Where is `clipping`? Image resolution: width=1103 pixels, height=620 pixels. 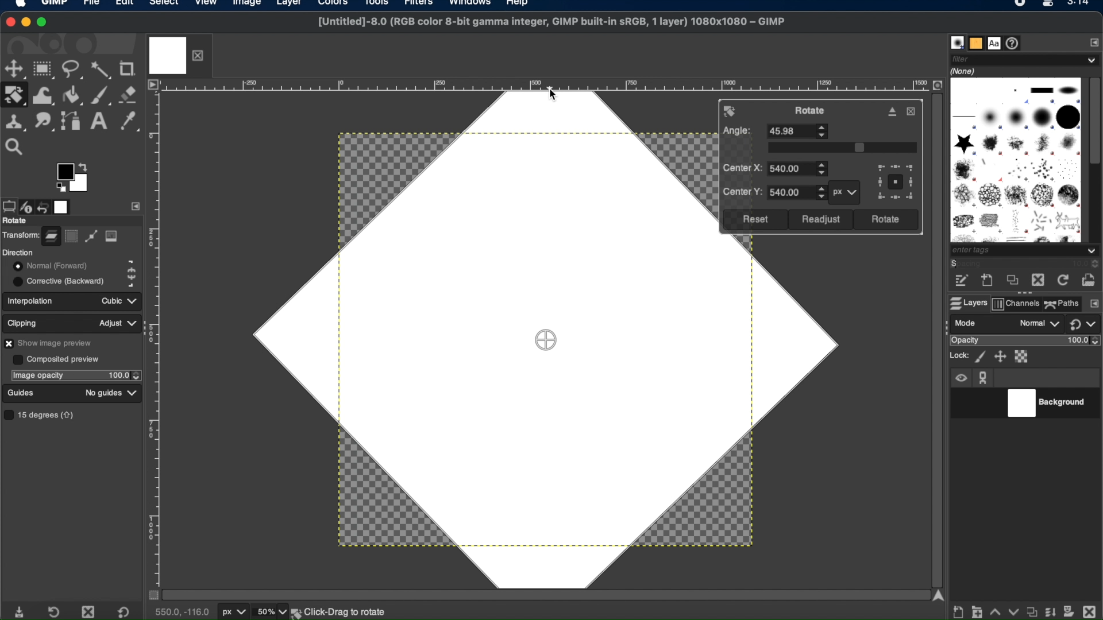
clipping is located at coordinates (24, 321).